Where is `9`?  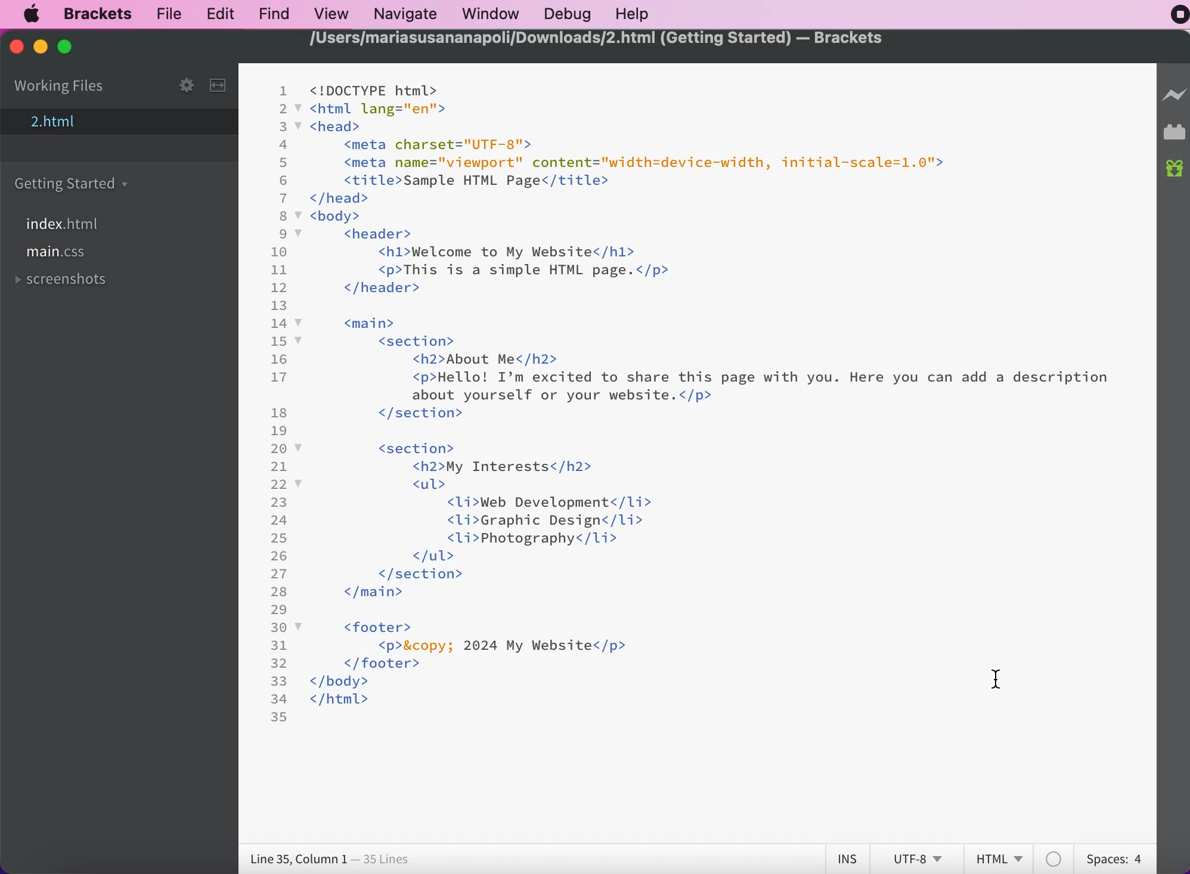 9 is located at coordinates (284, 234).